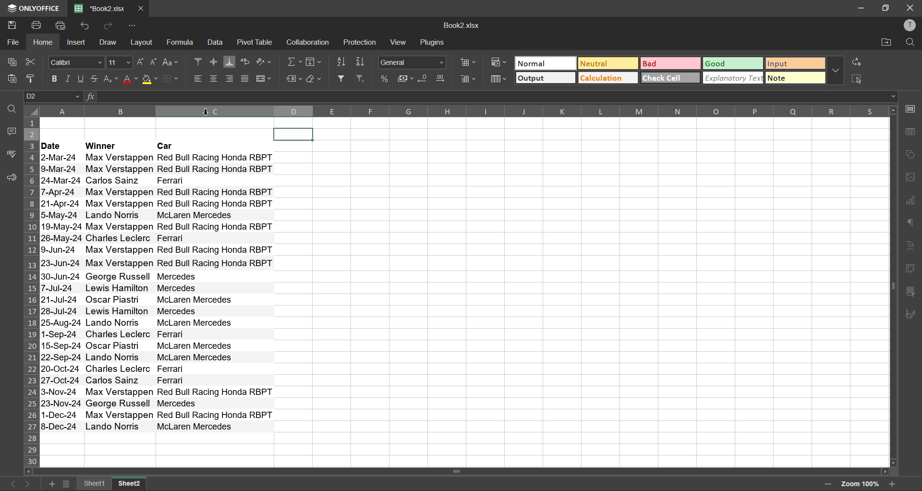 This screenshot has height=491, width=922. What do you see at coordinates (857, 63) in the screenshot?
I see `replace` at bounding box center [857, 63].